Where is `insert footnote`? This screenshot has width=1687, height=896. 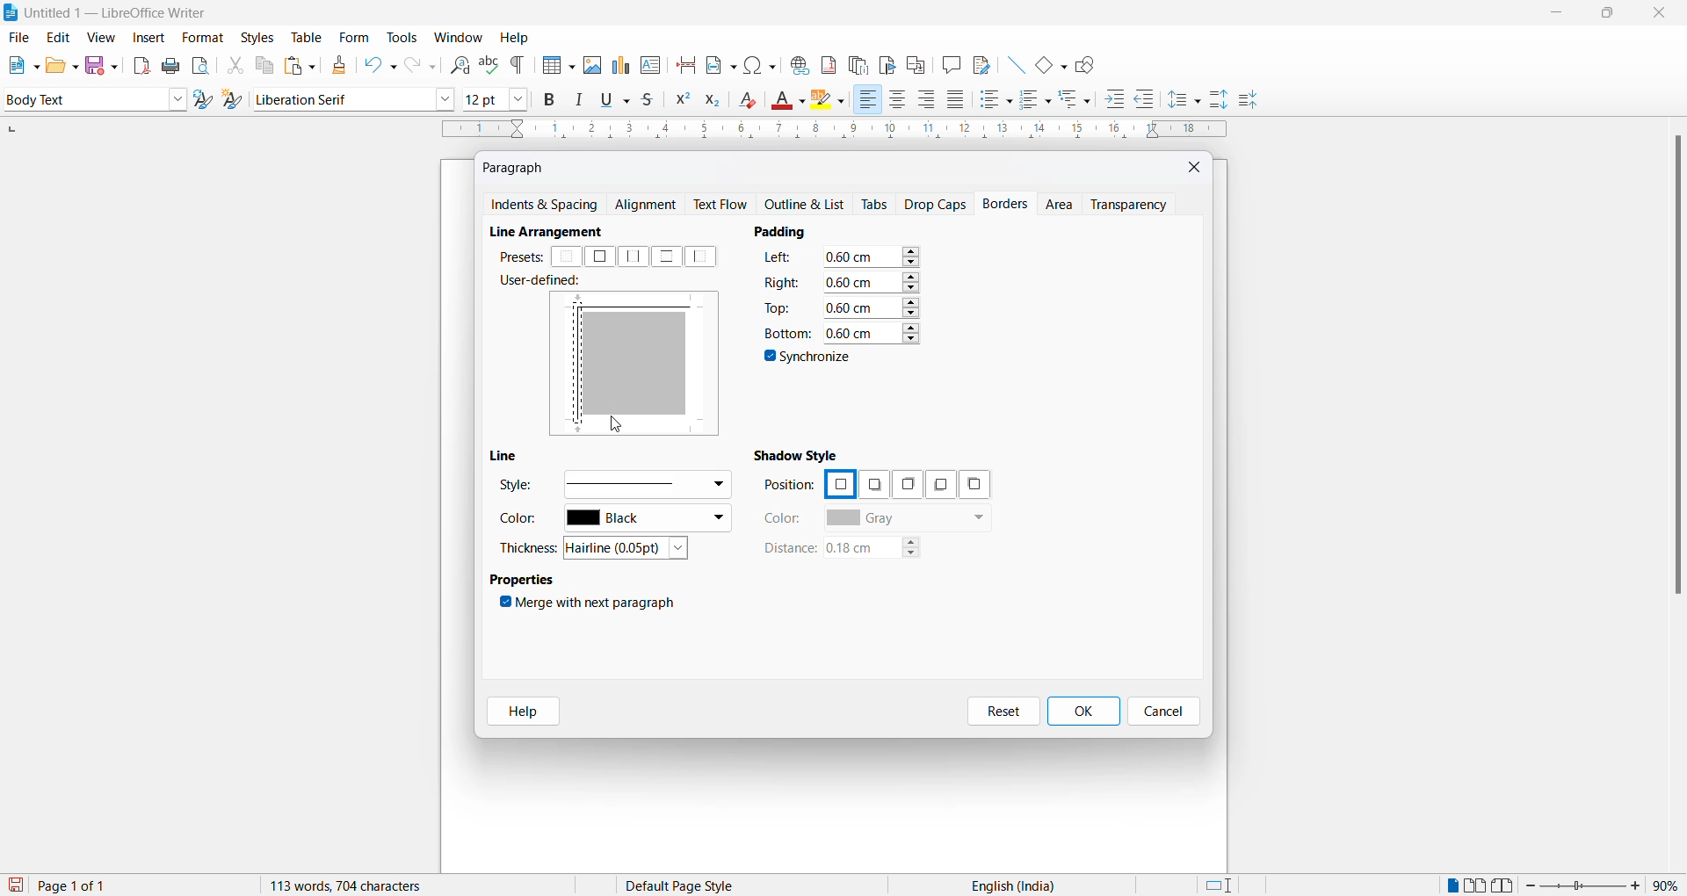
insert footnote is located at coordinates (824, 61).